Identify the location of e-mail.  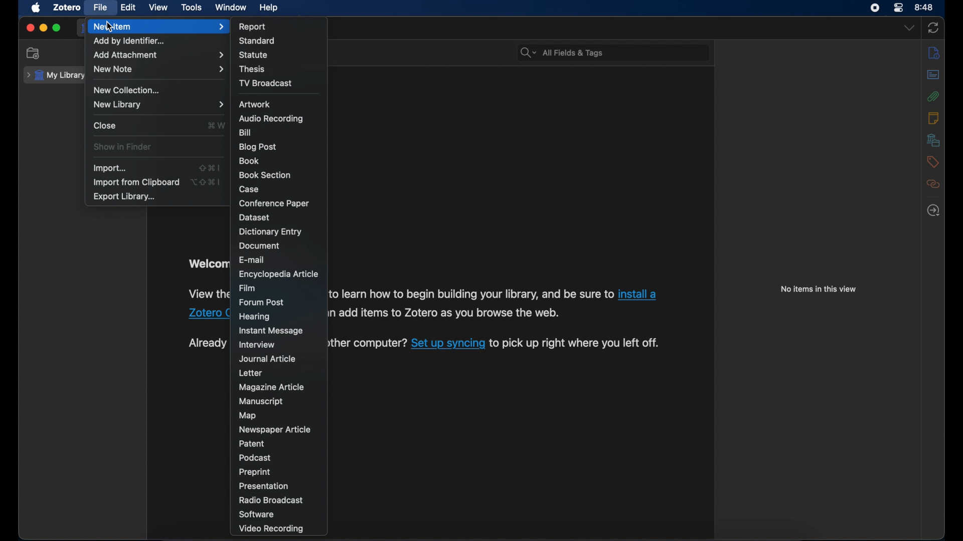
(252, 259).